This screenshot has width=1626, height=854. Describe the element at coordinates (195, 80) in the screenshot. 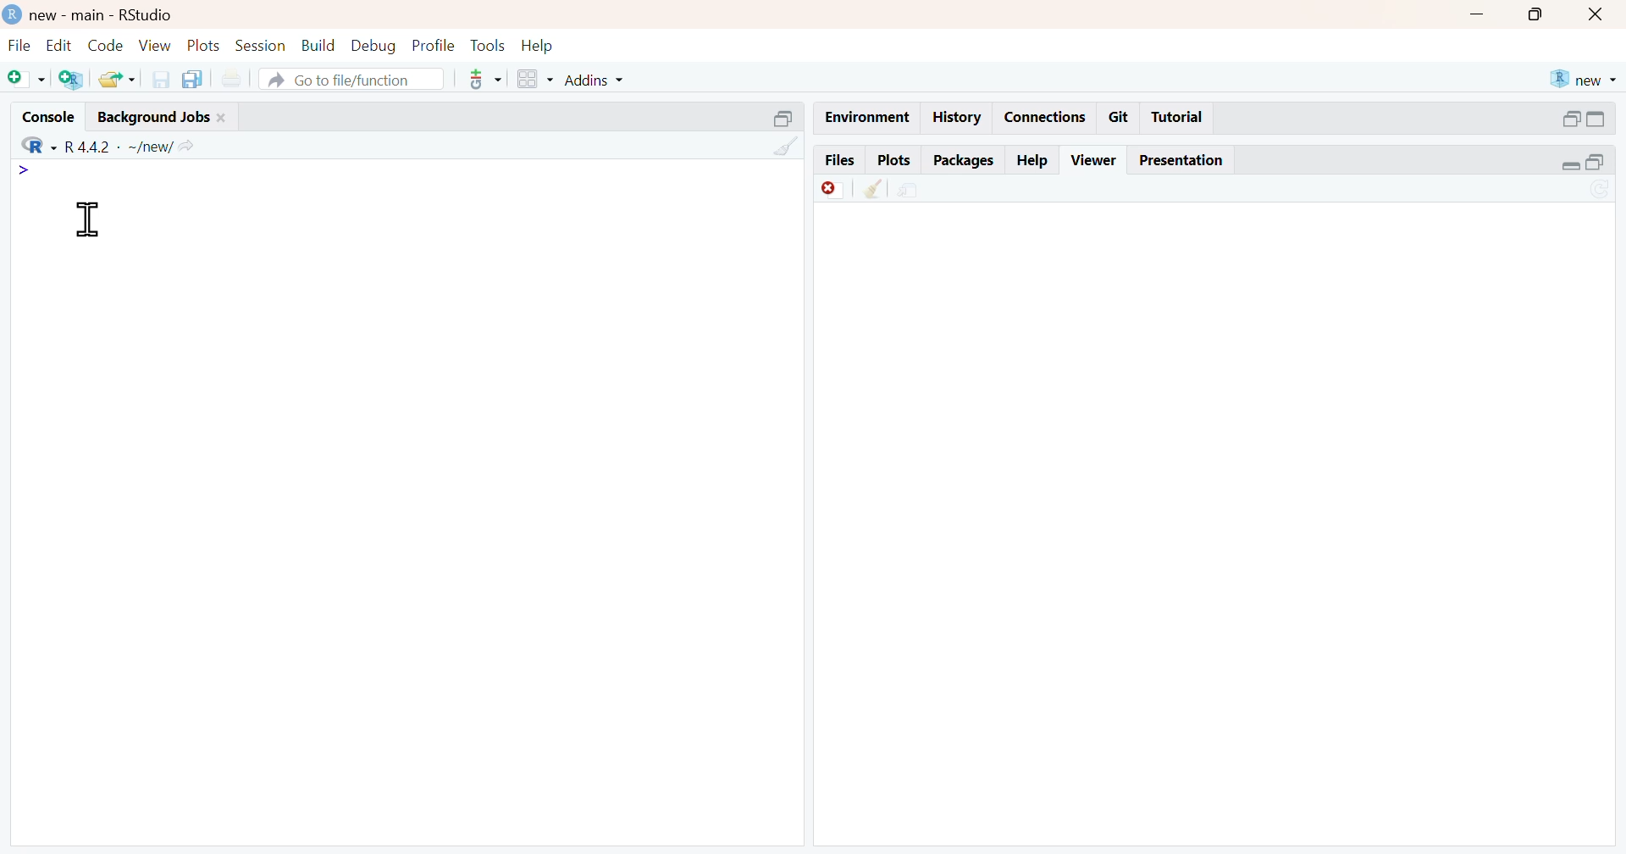

I see `save all open documents` at that location.